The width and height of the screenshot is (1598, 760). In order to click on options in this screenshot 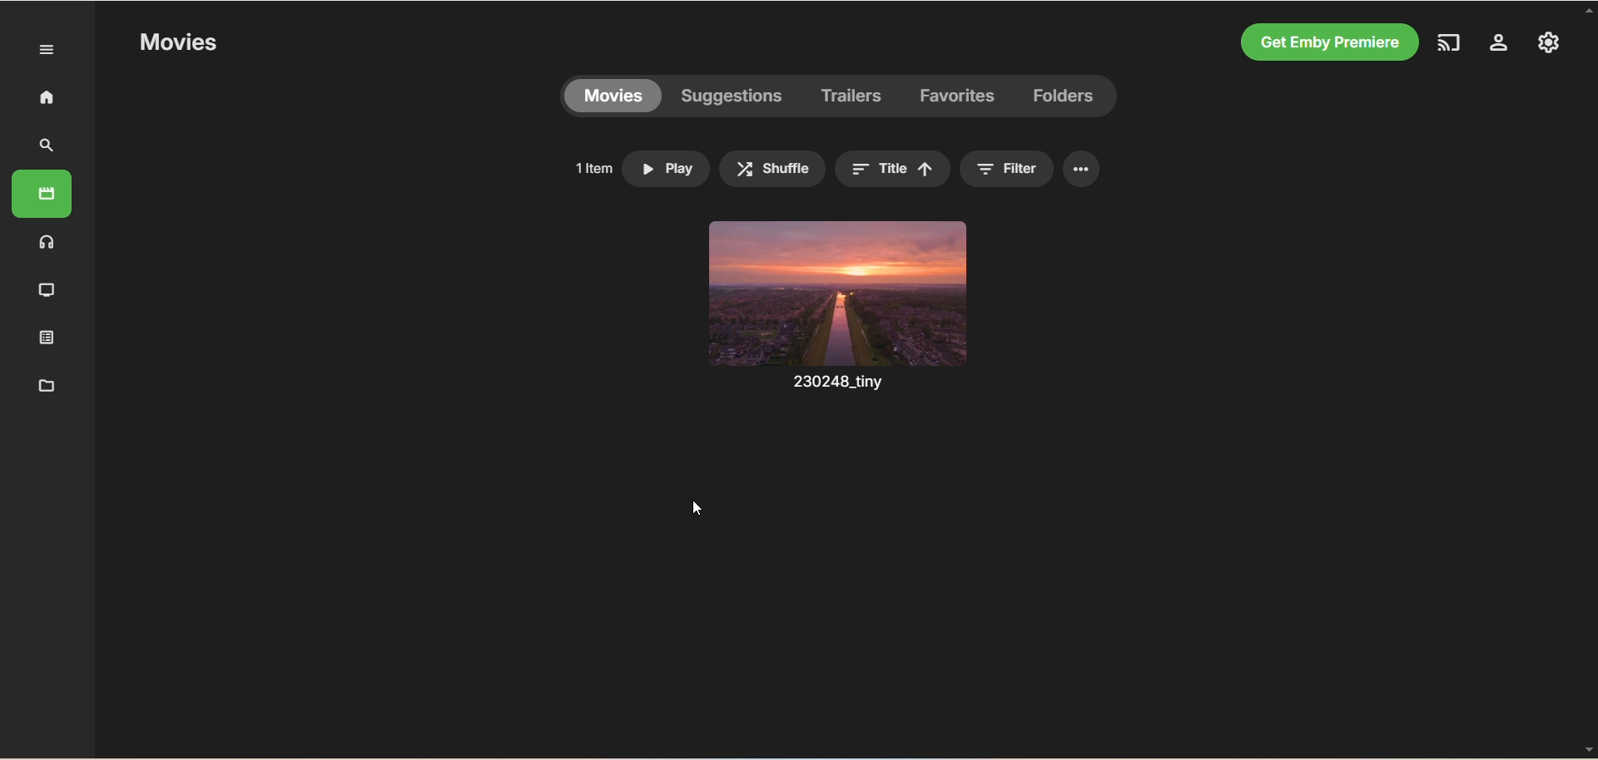, I will do `click(1082, 170)`.